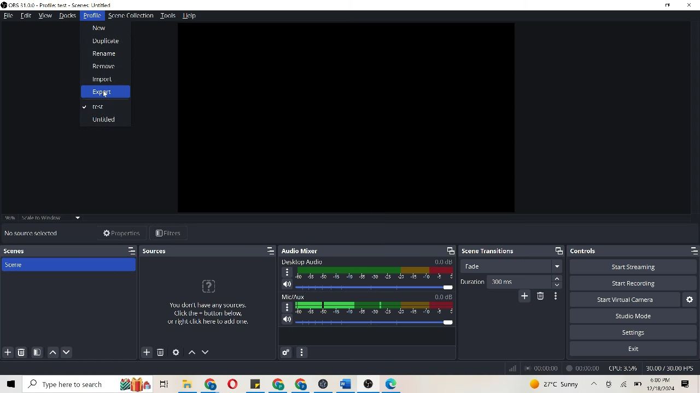 Image resolution: width=700 pixels, height=393 pixels. Describe the element at coordinates (101, 91) in the screenshot. I see `export` at that location.